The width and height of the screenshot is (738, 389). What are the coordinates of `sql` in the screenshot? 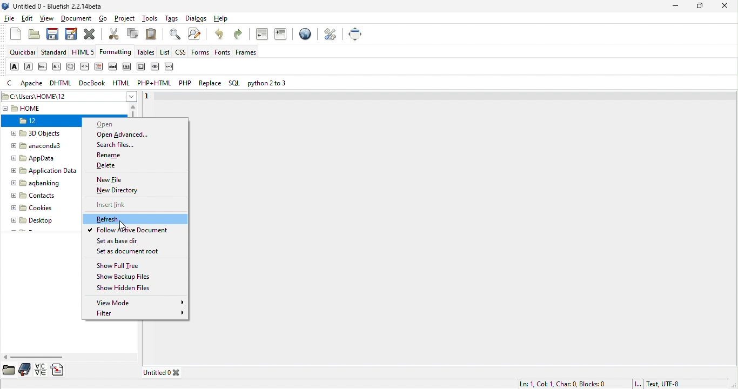 It's located at (236, 82).